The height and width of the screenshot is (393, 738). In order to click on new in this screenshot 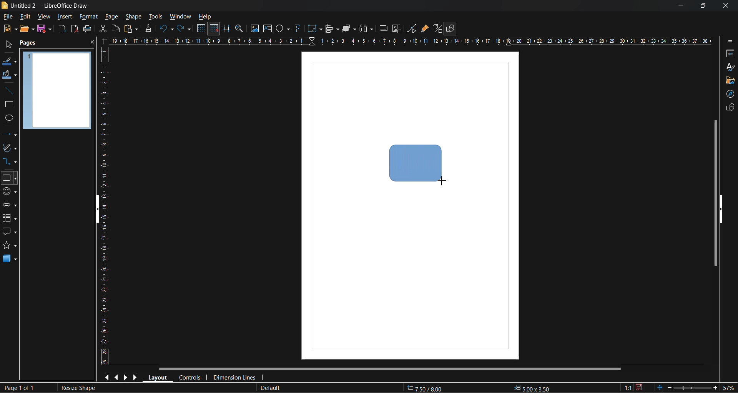, I will do `click(10, 28)`.